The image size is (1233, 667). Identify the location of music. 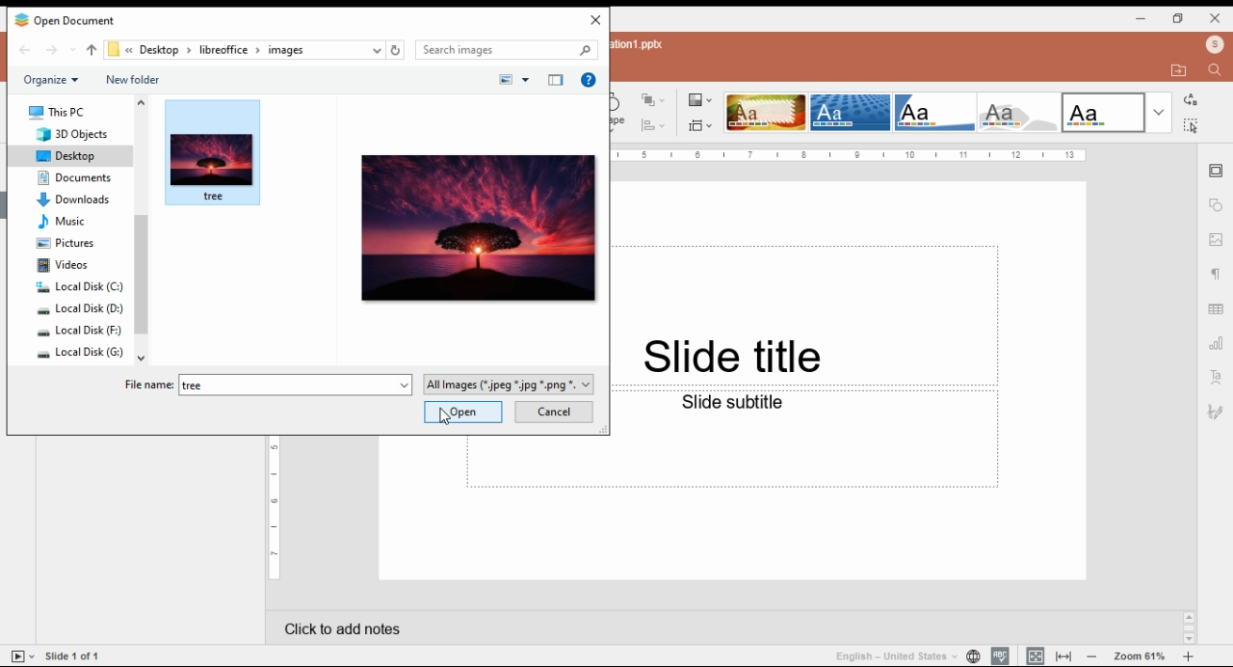
(67, 221).